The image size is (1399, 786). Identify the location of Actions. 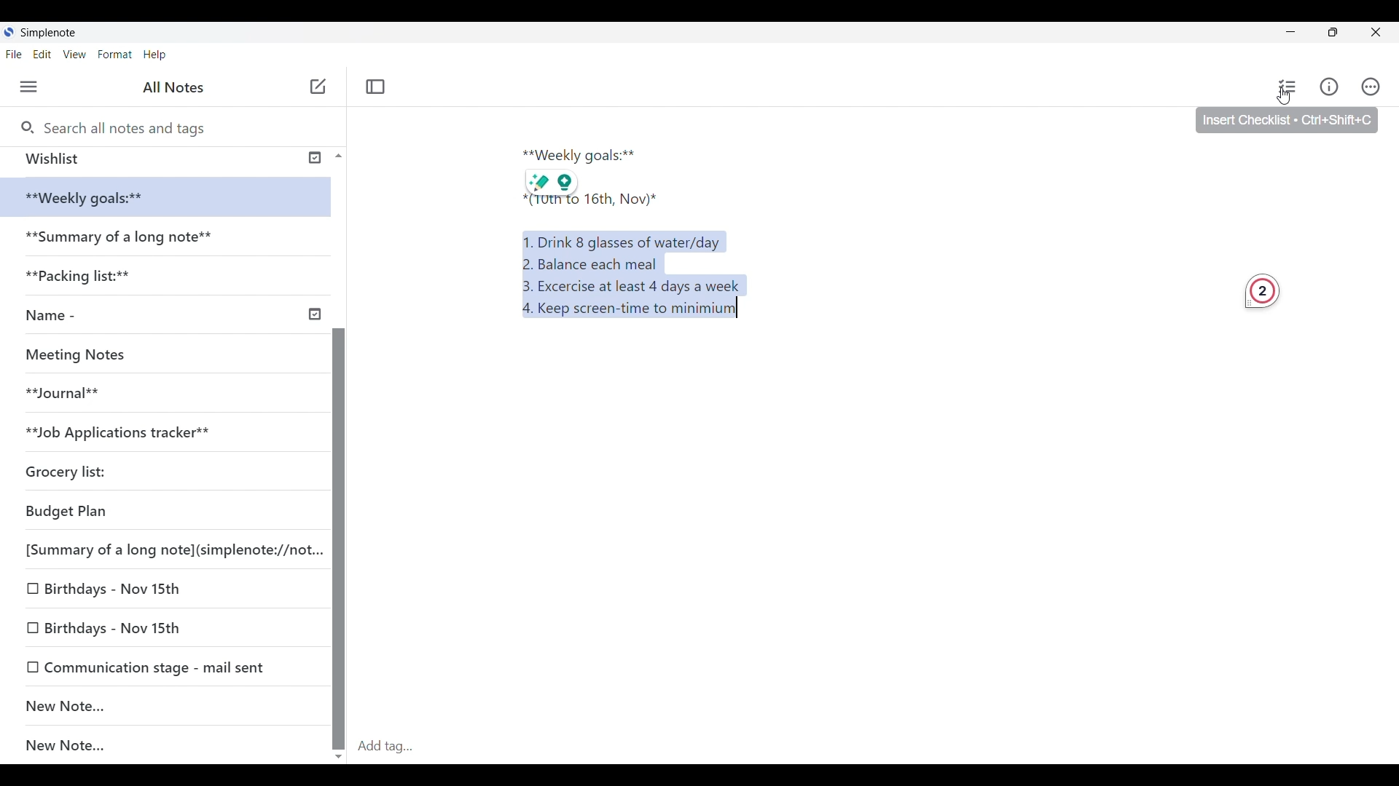
(1377, 87).